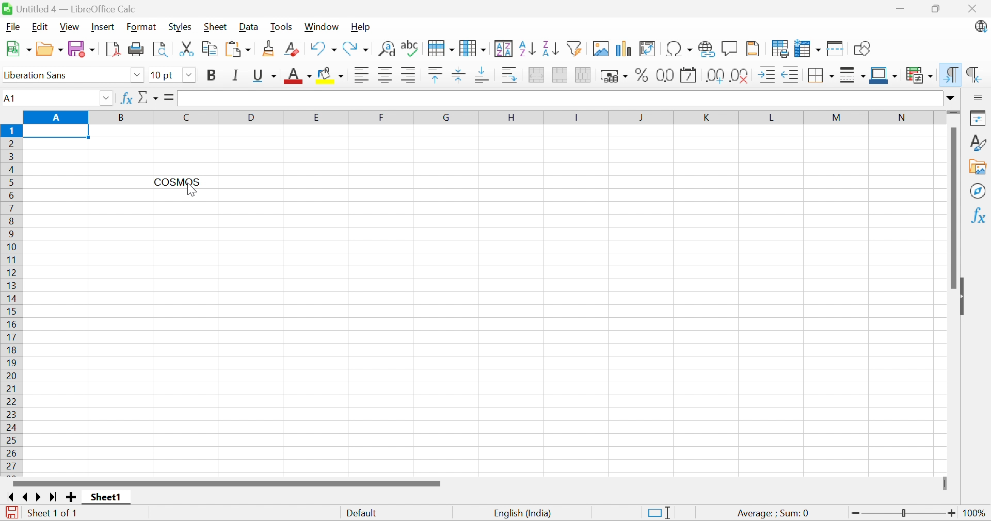 This screenshot has height=521, width=991. I want to click on English (India), so click(525, 513).